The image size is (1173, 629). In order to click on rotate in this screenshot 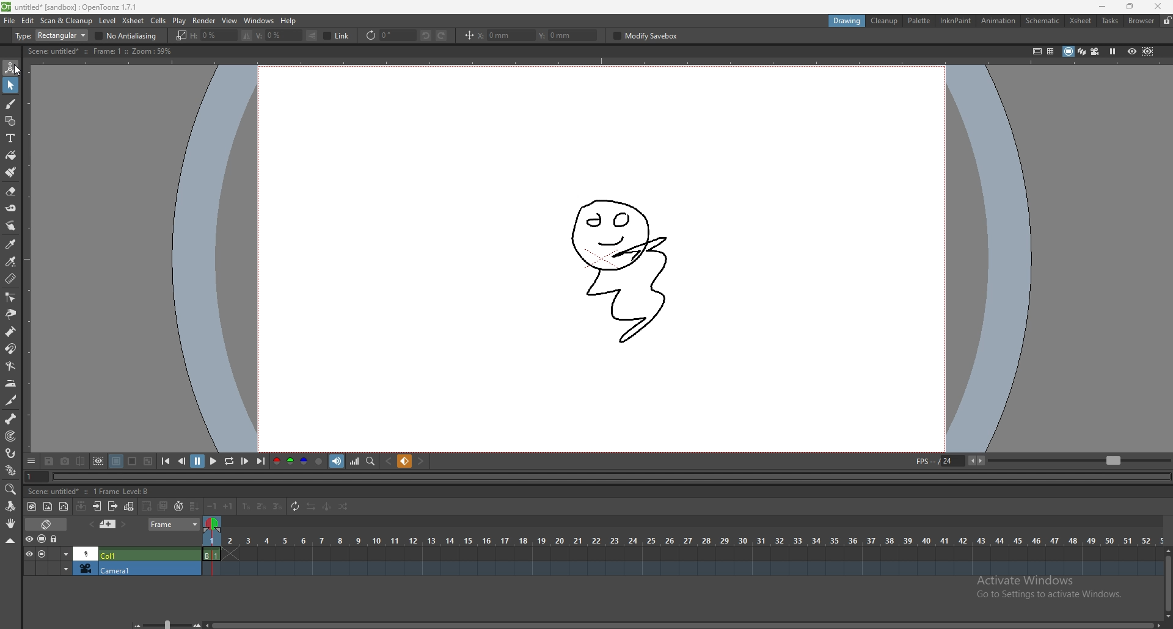, I will do `click(390, 34)`.